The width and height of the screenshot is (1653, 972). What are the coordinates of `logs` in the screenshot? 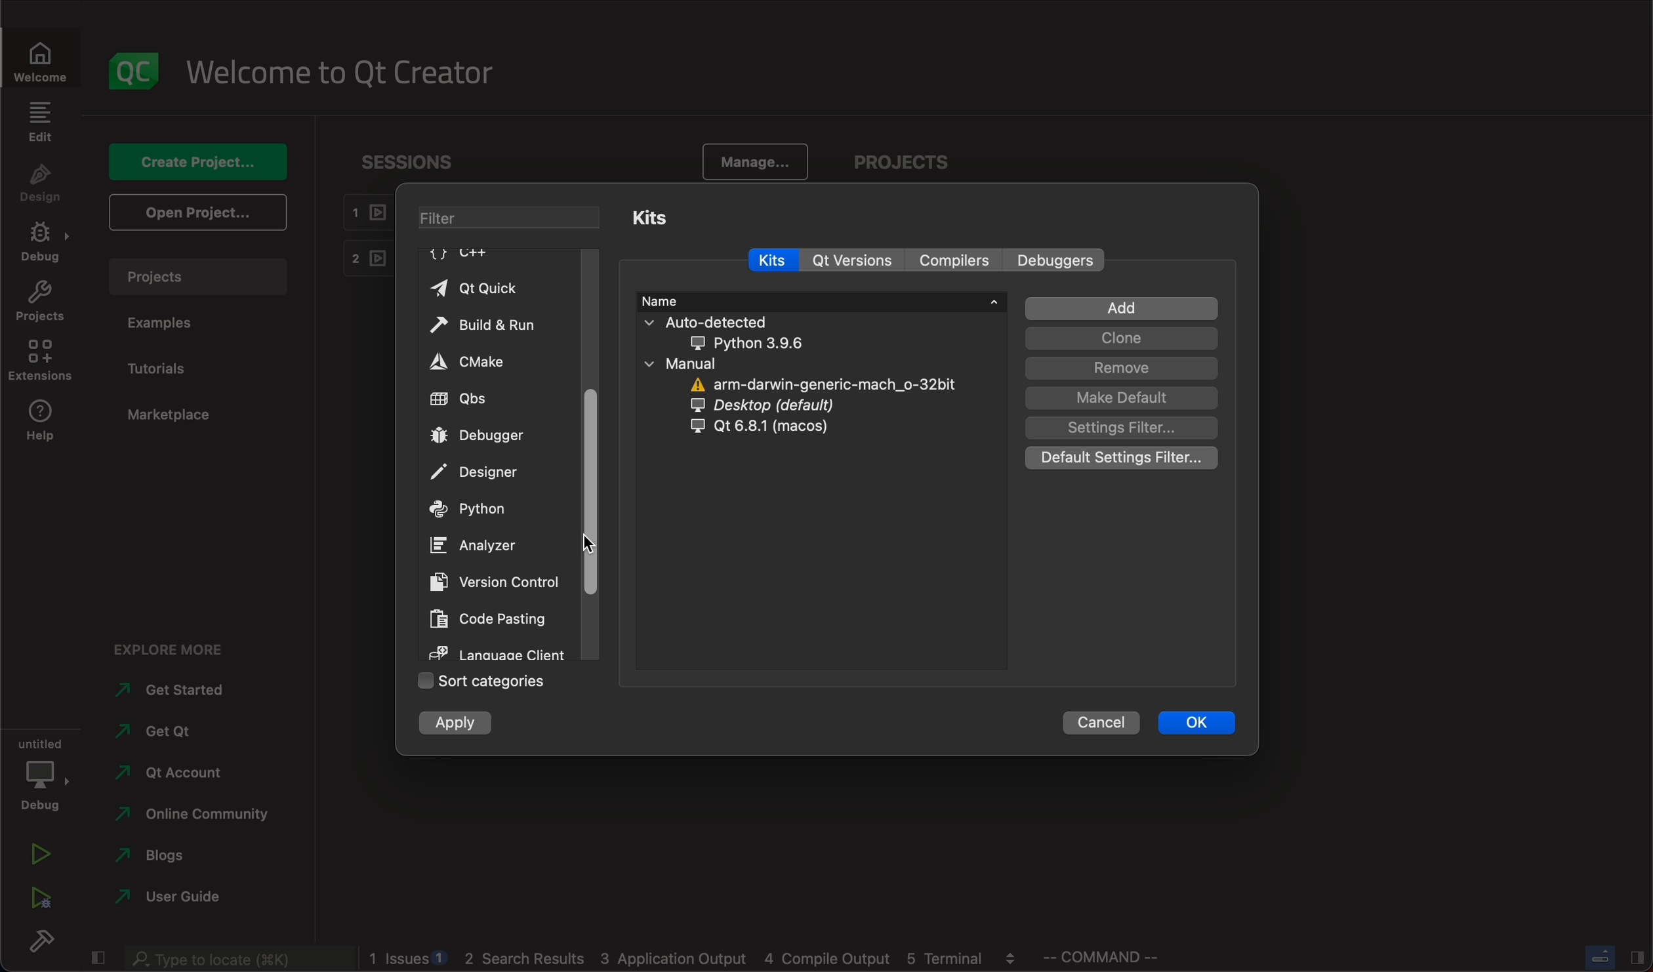 It's located at (693, 958).